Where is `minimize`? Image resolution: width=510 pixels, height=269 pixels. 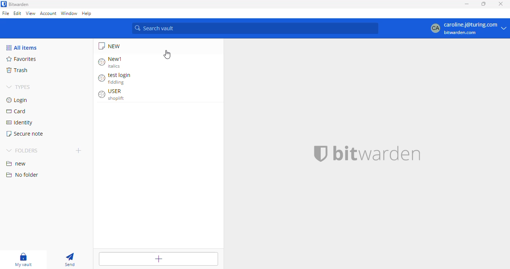
minimize is located at coordinates (467, 4).